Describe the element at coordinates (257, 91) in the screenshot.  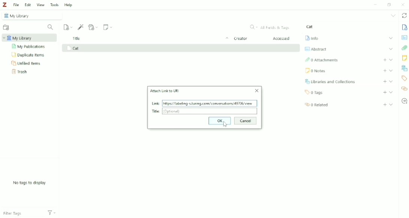
I see `Close` at that location.